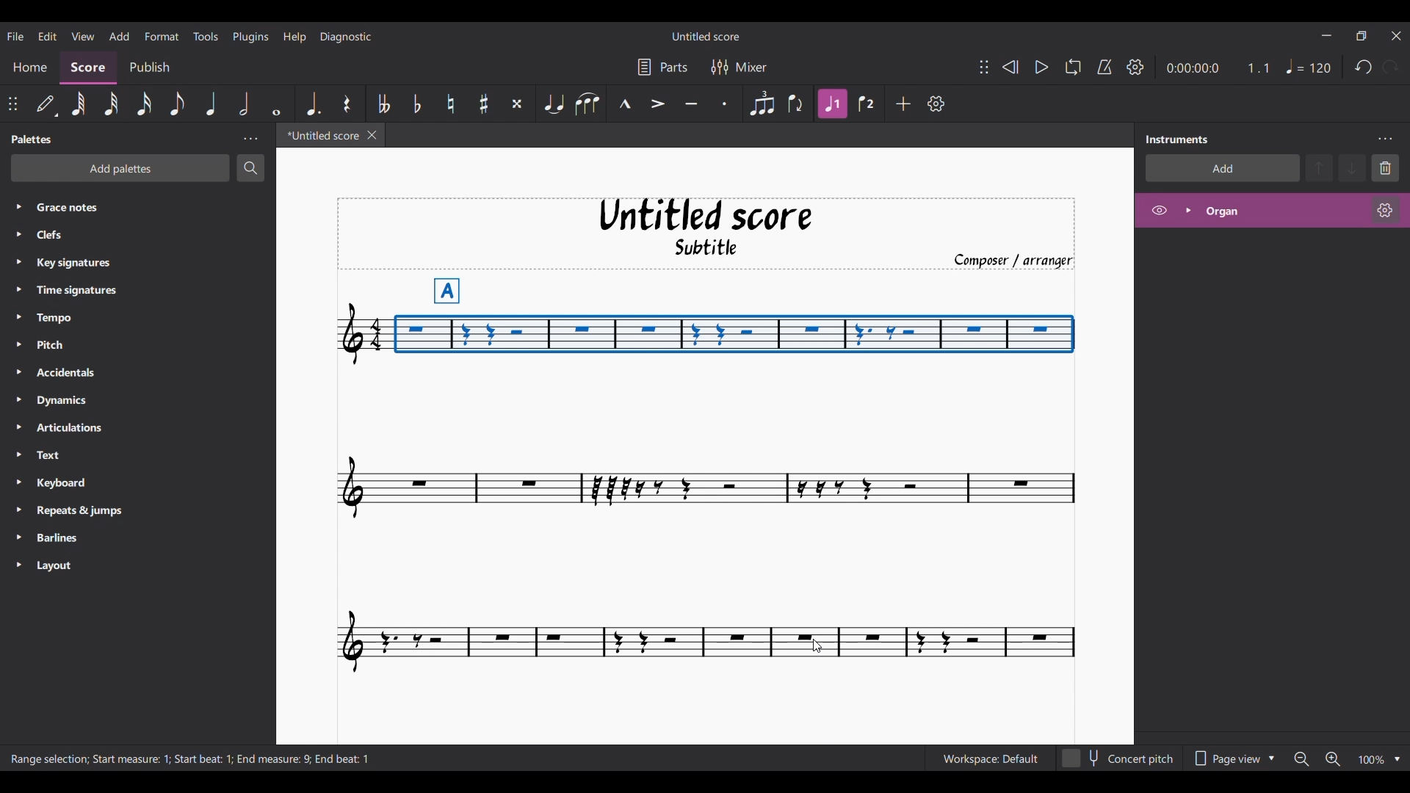  I want to click on Current score, so click(707, 539).